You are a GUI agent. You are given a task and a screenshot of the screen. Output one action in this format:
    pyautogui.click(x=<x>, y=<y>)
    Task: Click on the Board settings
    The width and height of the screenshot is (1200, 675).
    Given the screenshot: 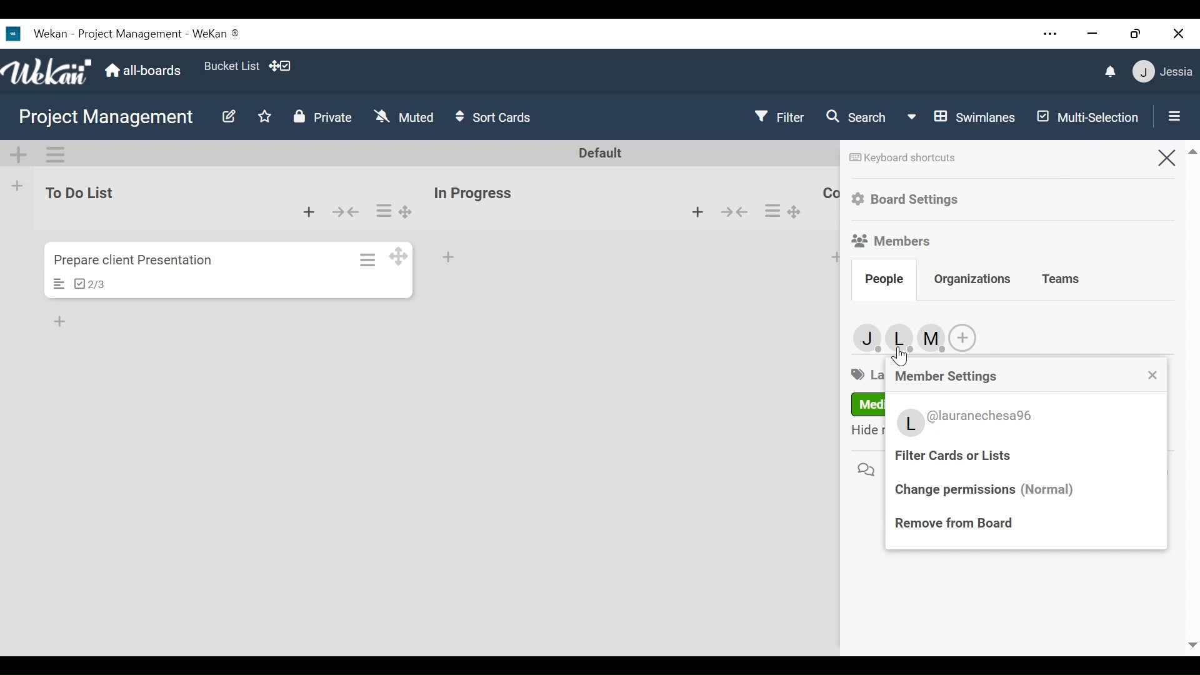 What is the action you would take?
    pyautogui.click(x=909, y=199)
    